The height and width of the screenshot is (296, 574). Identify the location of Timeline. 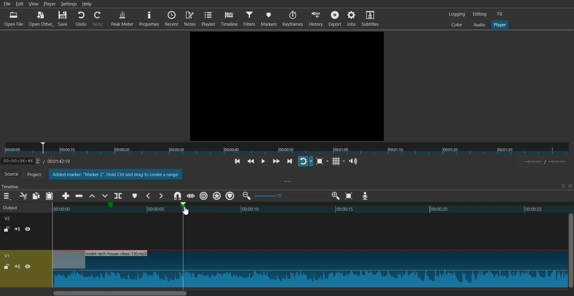
(229, 19).